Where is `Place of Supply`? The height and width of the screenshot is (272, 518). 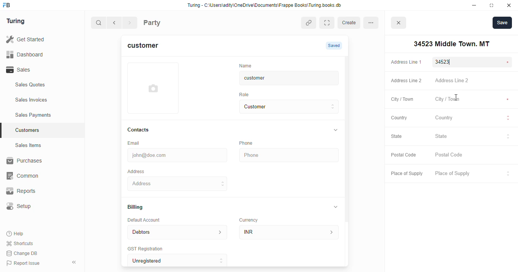 Place of Supply is located at coordinates (405, 174).